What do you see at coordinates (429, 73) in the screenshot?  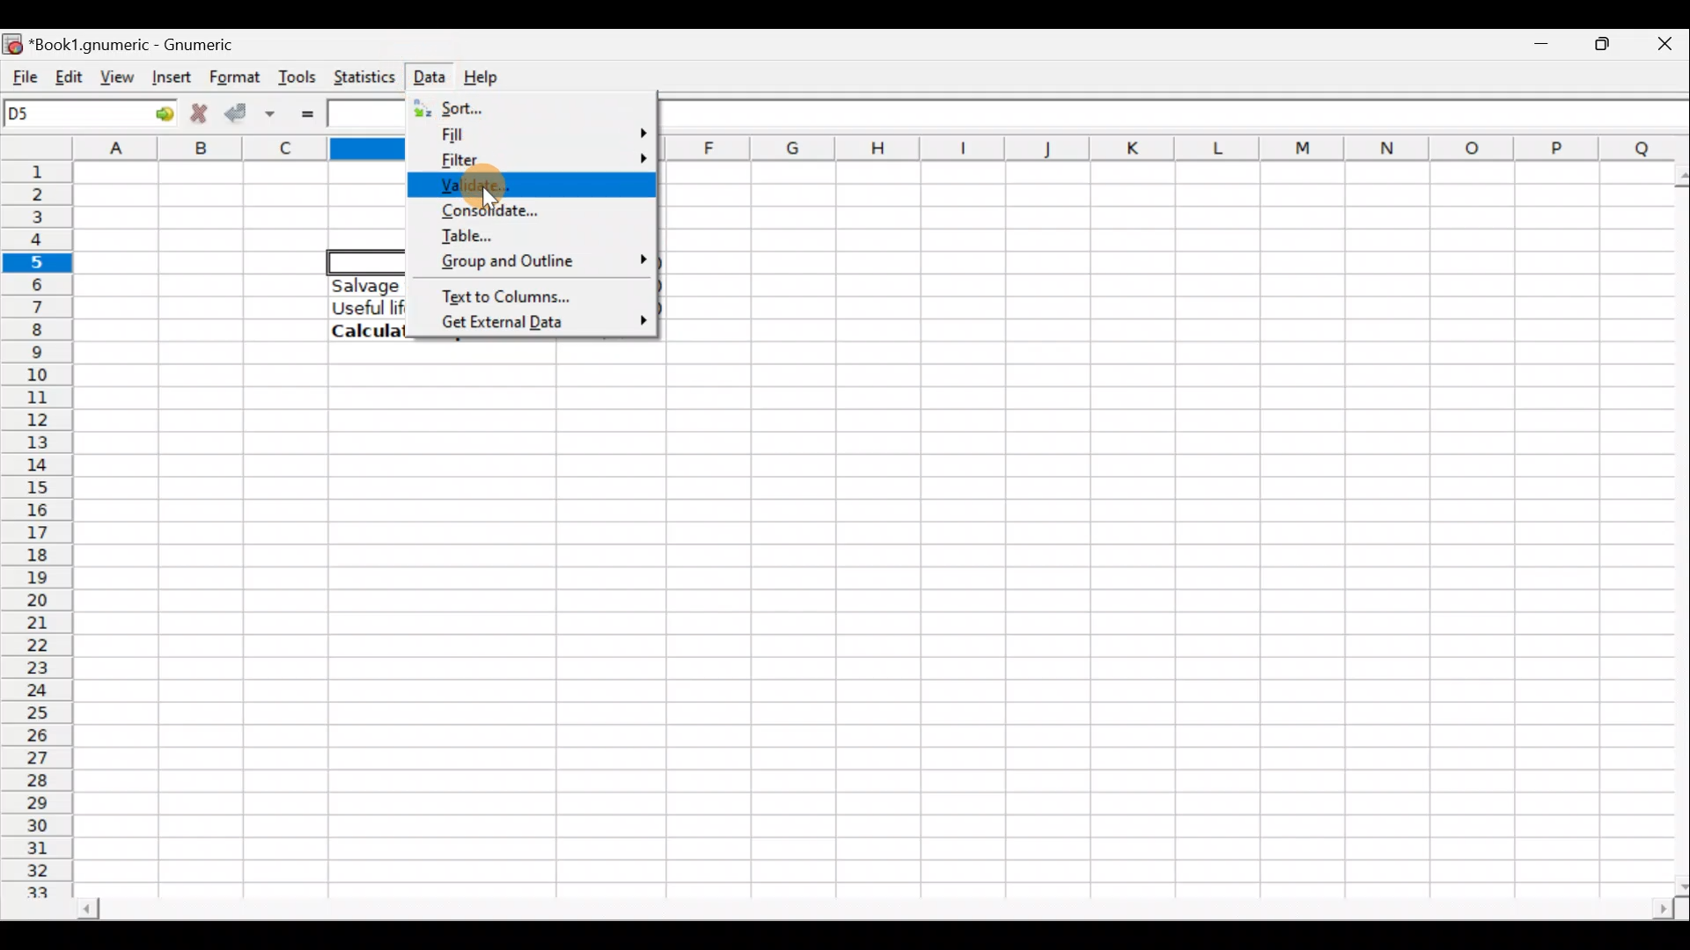 I see `Data` at bounding box center [429, 73].